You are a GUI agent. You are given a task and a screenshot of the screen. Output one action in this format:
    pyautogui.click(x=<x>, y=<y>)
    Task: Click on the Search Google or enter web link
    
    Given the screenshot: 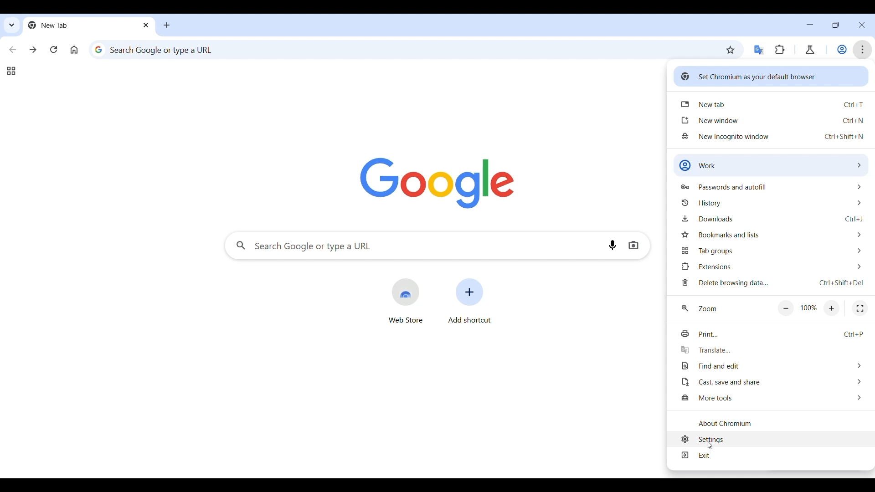 What is the action you would take?
    pyautogui.click(x=413, y=246)
    